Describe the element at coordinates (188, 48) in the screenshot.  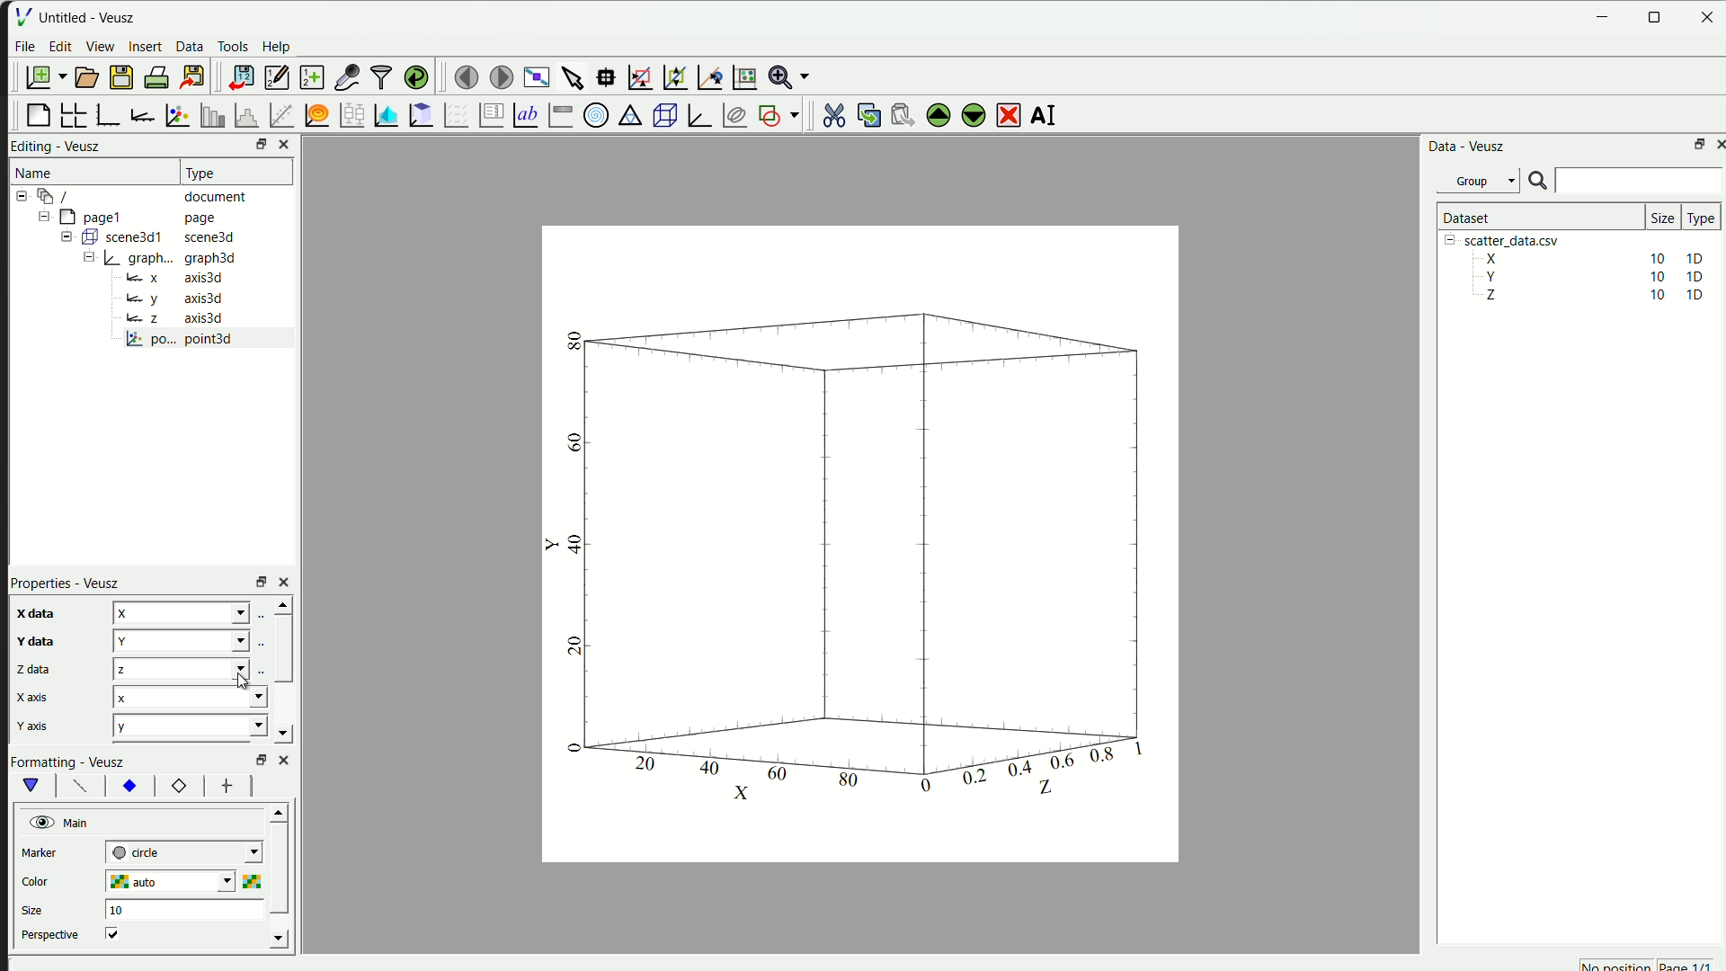
I see `Data` at that location.